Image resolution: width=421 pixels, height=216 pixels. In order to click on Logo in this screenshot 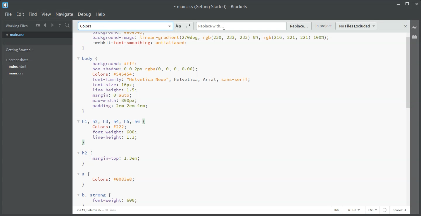, I will do `click(6, 5)`.